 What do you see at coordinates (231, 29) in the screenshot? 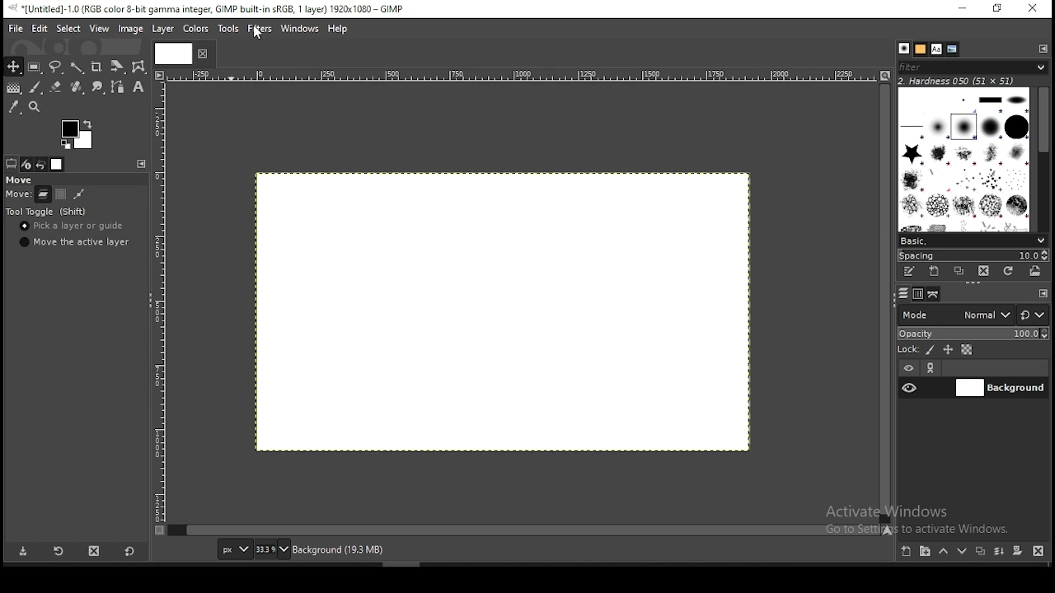
I see `tools` at bounding box center [231, 29].